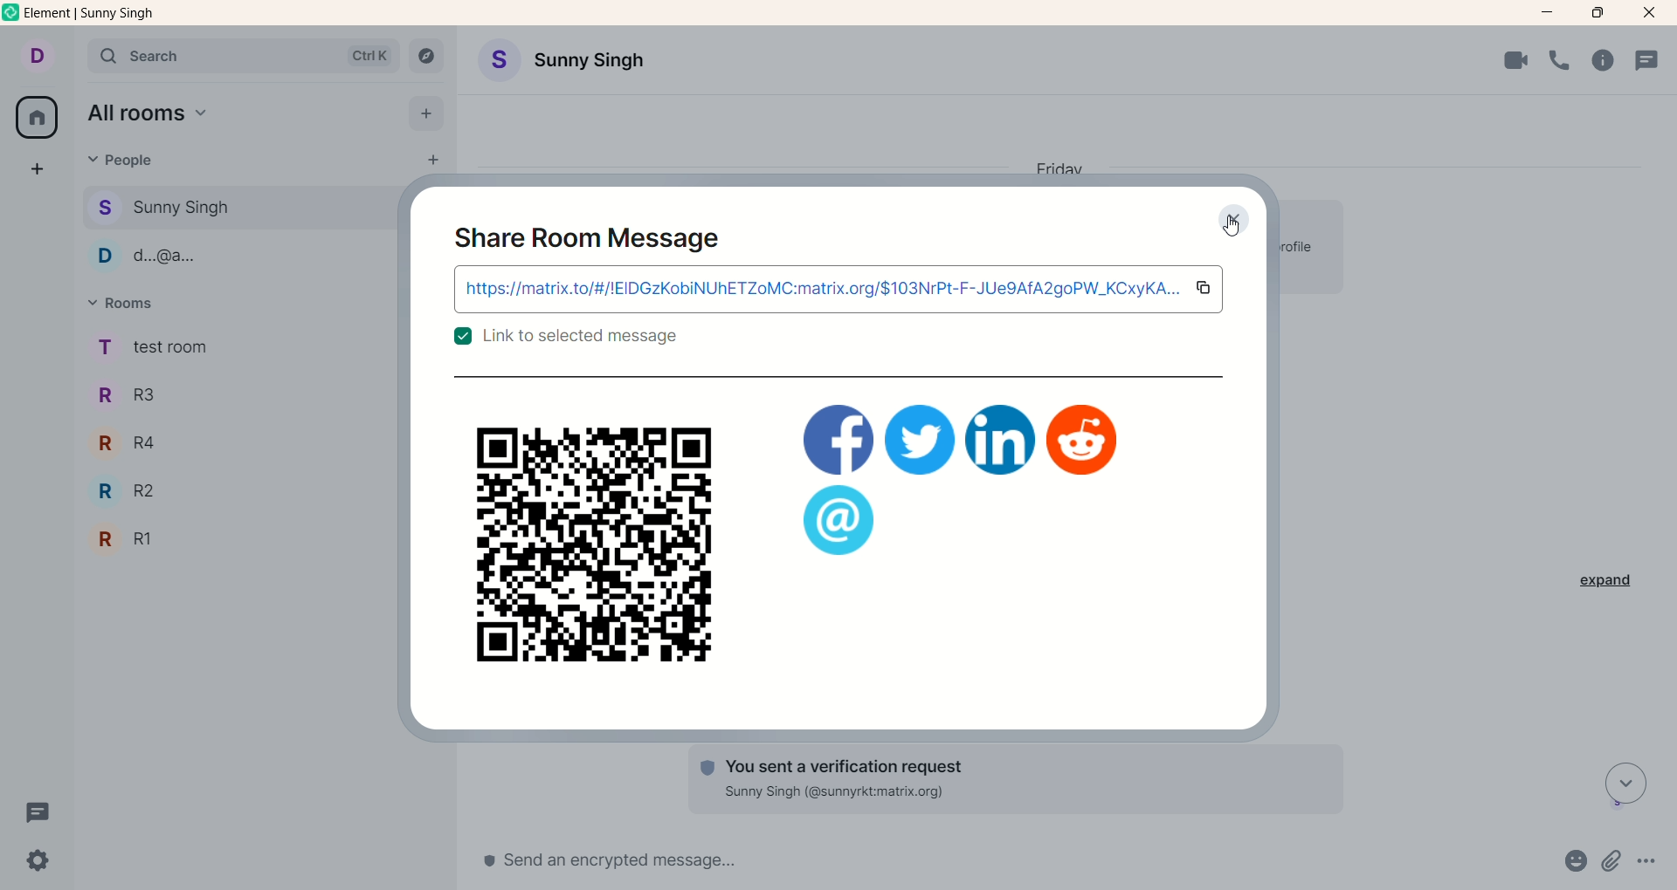 Image resolution: width=1677 pixels, height=890 pixels. What do you see at coordinates (162, 116) in the screenshot?
I see `all rooms` at bounding box center [162, 116].